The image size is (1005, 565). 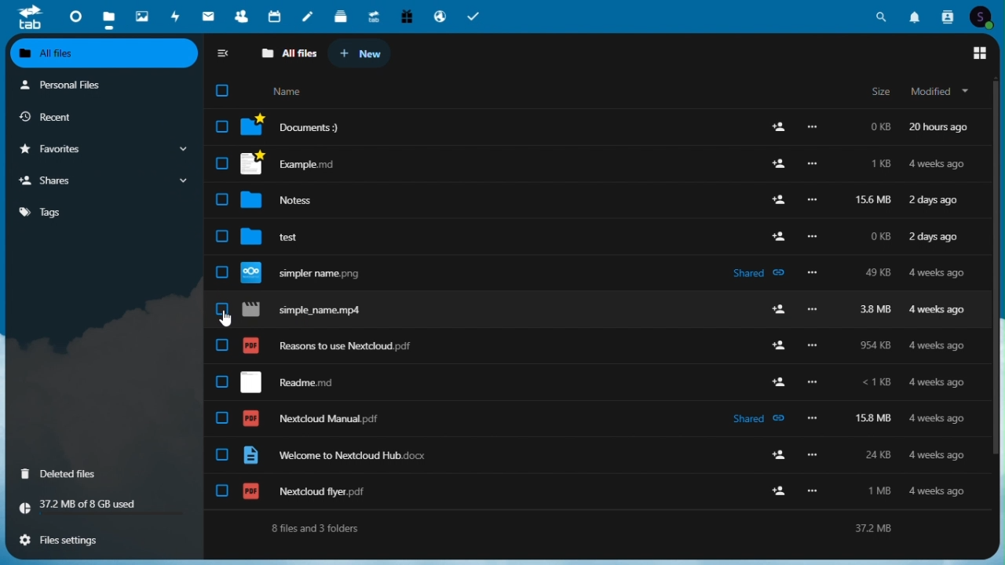 What do you see at coordinates (358, 54) in the screenshot?
I see `new` at bounding box center [358, 54].